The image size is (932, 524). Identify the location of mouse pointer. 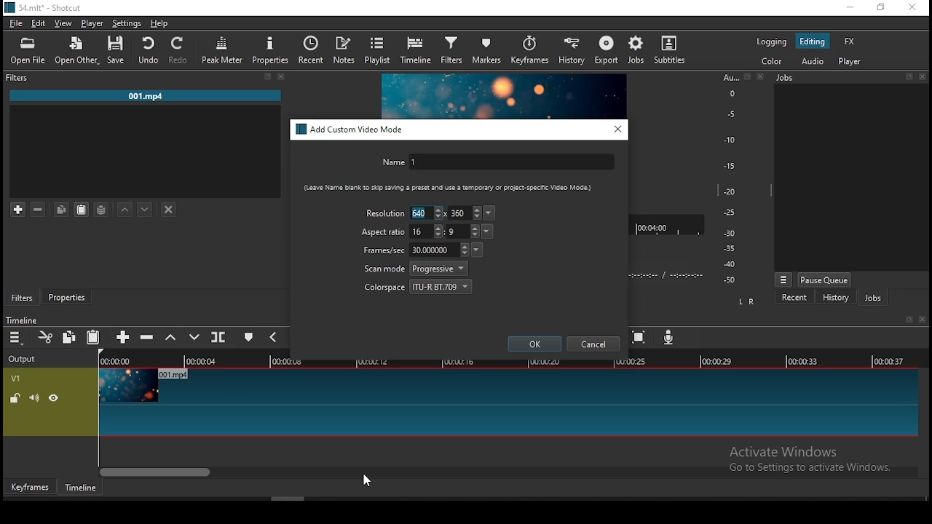
(364, 480).